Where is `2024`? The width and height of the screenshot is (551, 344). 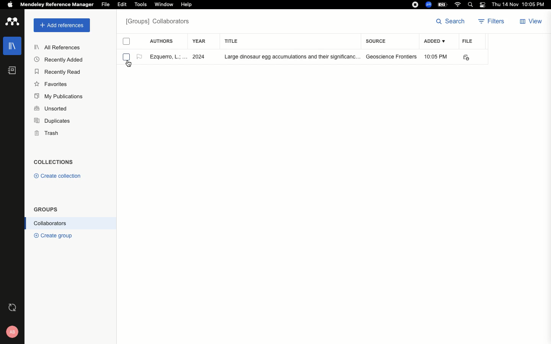 2024 is located at coordinates (201, 57).